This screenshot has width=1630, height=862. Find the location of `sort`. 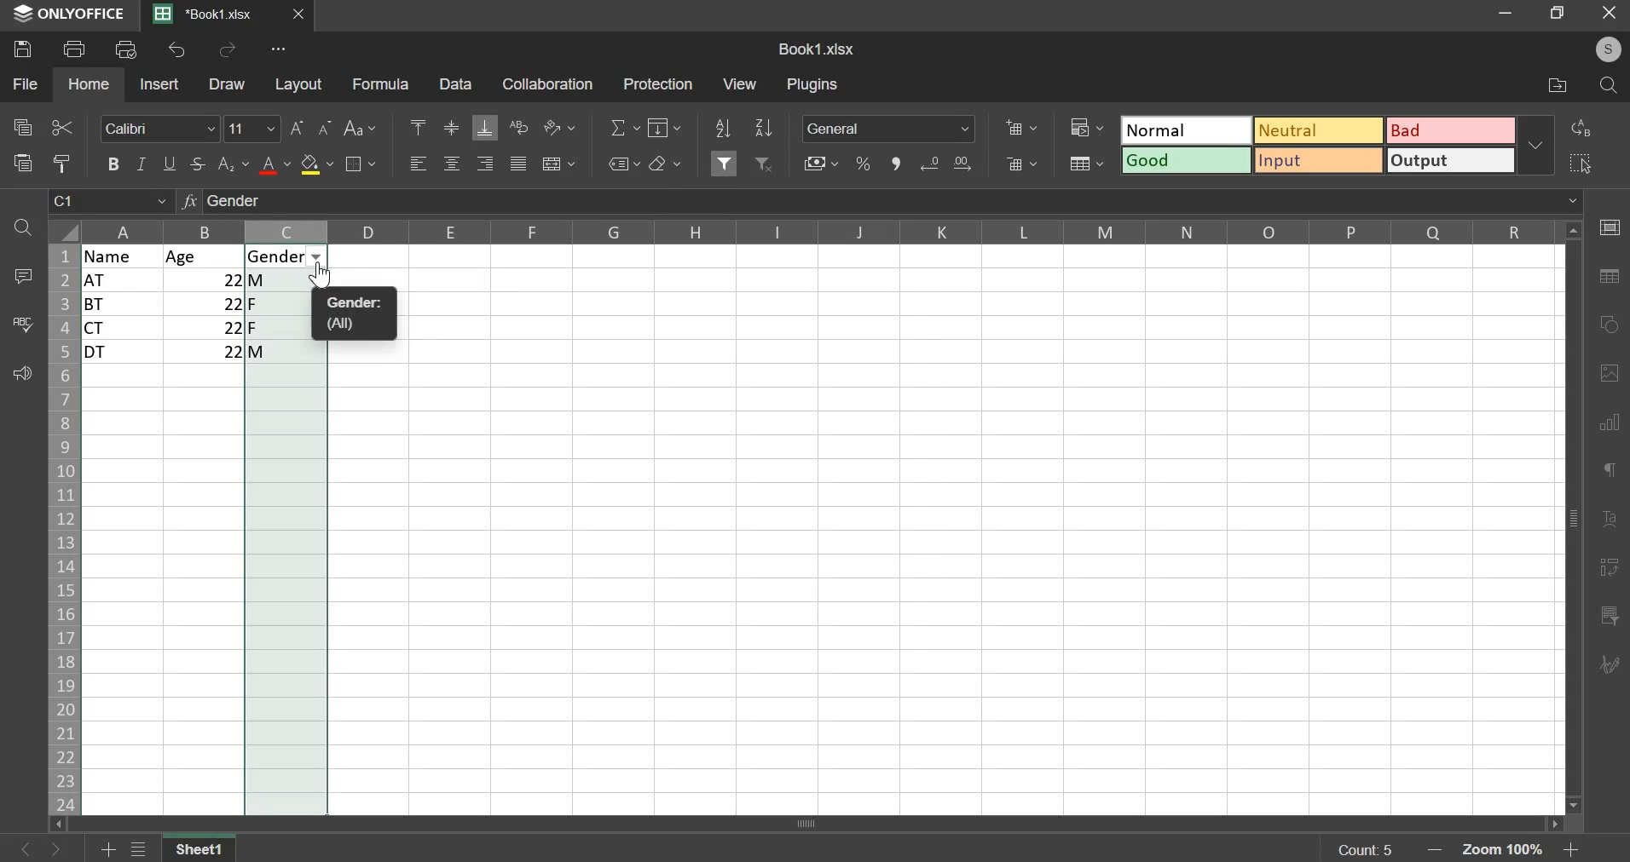

sort is located at coordinates (764, 127).